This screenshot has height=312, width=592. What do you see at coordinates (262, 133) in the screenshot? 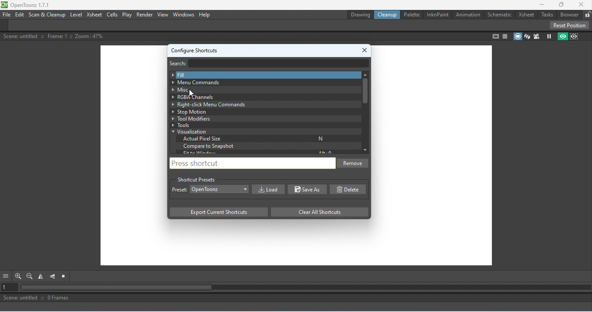
I see `Visualization` at bounding box center [262, 133].